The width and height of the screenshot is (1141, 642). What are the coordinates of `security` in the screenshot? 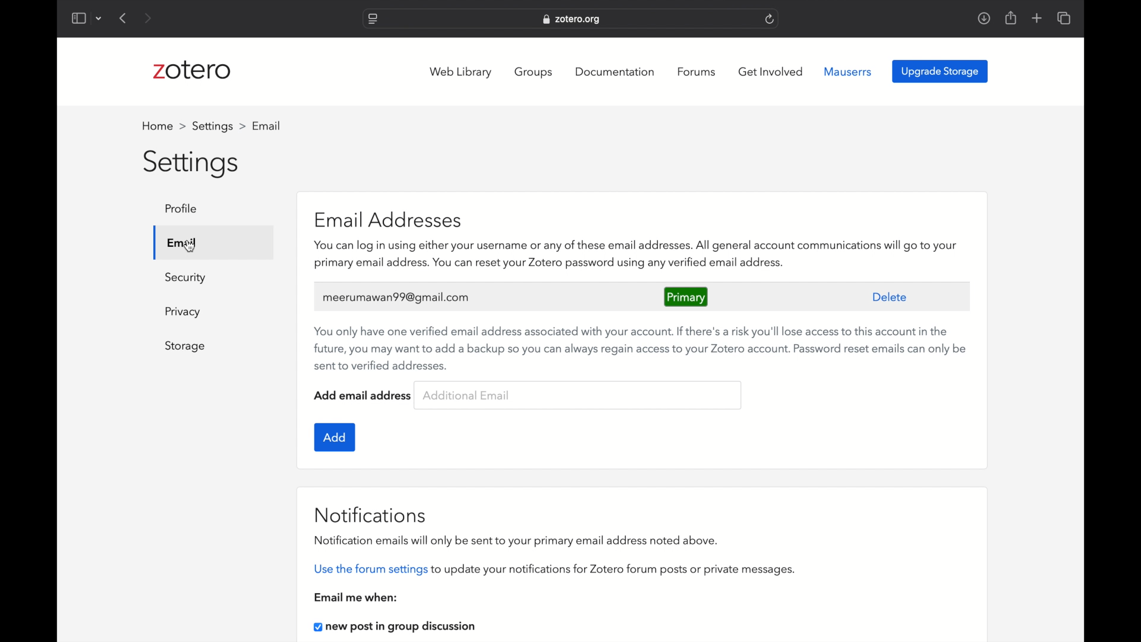 It's located at (187, 278).